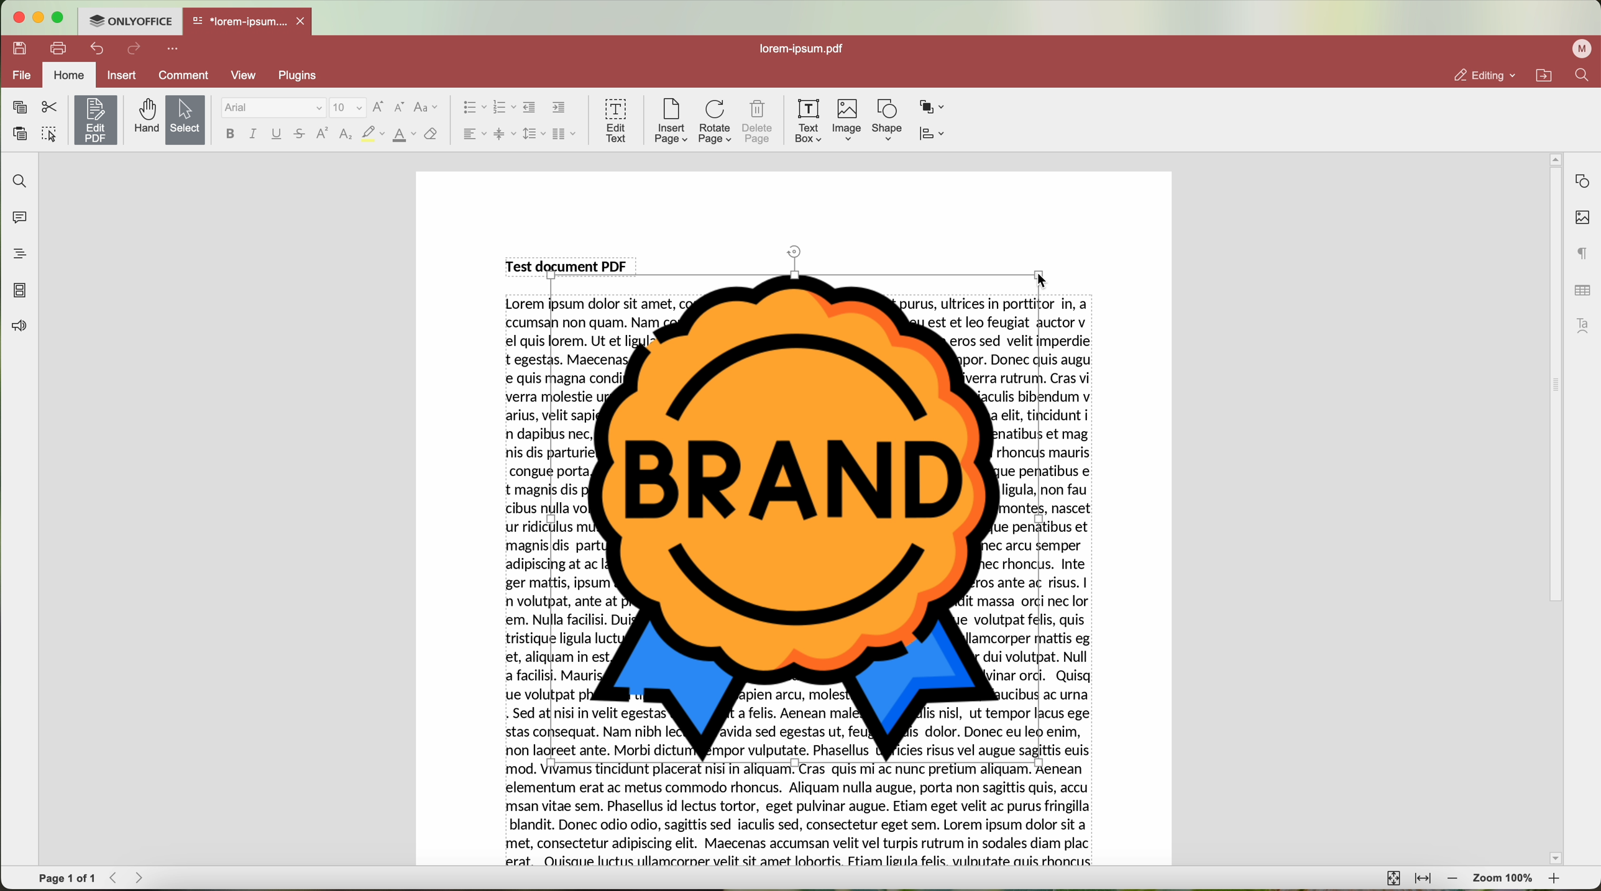 The height and width of the screenshot is (891, 1601). Describe the element at coordinates (473, 134) in the screenshot. I see `horizontal align` at that location.